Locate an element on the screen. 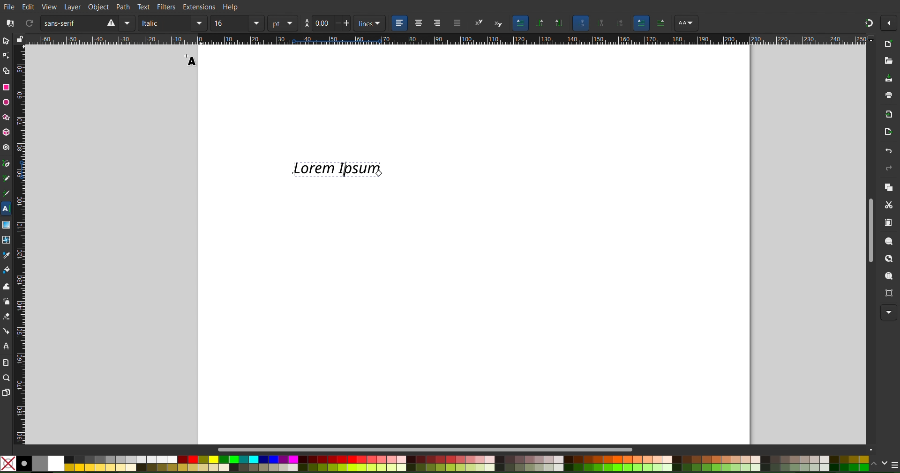 The width and height of the screenshot is (900, 473). Vertical Text, Right to Left is located at coordinates (540, 24).